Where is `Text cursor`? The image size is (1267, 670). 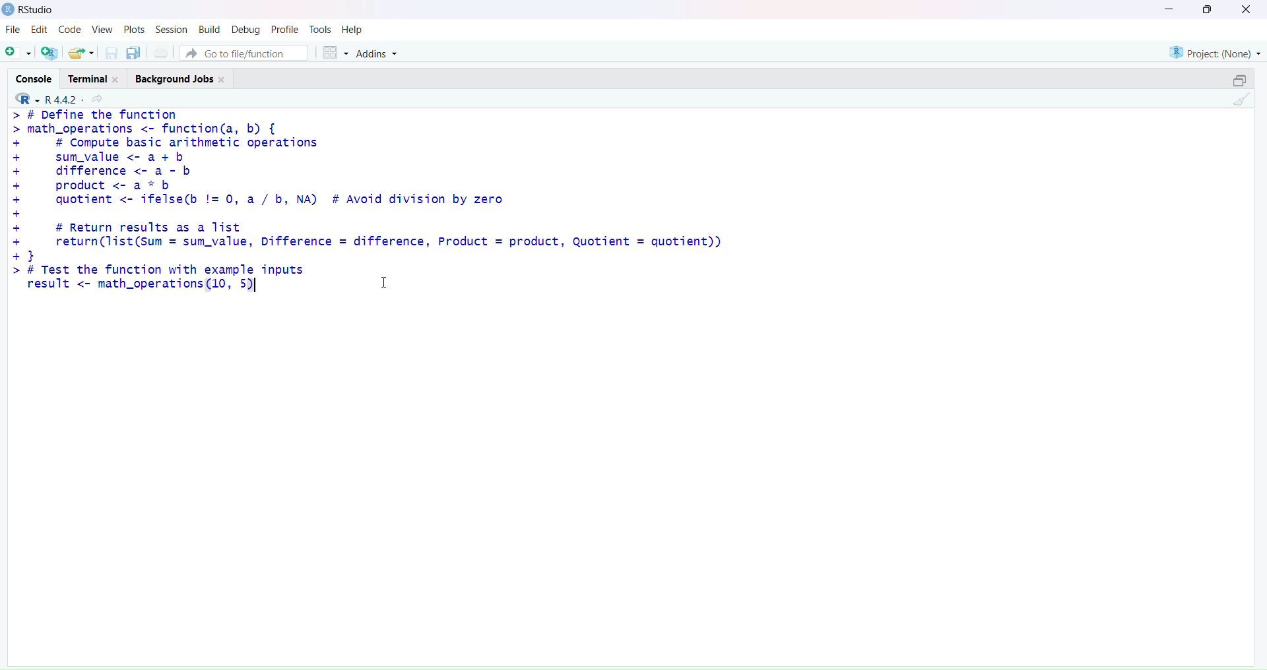
Text cursor is located at coordinates (387, 281).